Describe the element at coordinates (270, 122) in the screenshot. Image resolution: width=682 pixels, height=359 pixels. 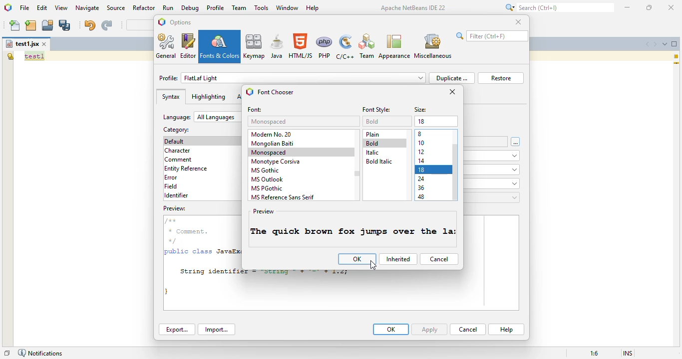
I see `monospaced` at that location.